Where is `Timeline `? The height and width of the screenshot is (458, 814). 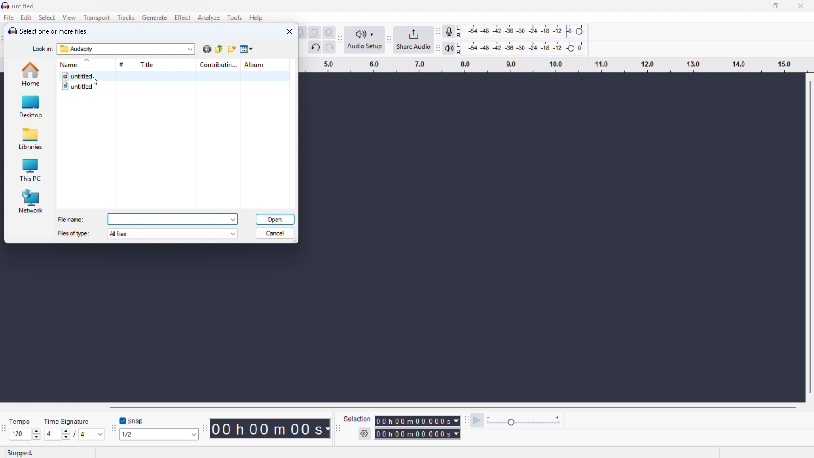
Timeline  is located at coordinates (554, 65).